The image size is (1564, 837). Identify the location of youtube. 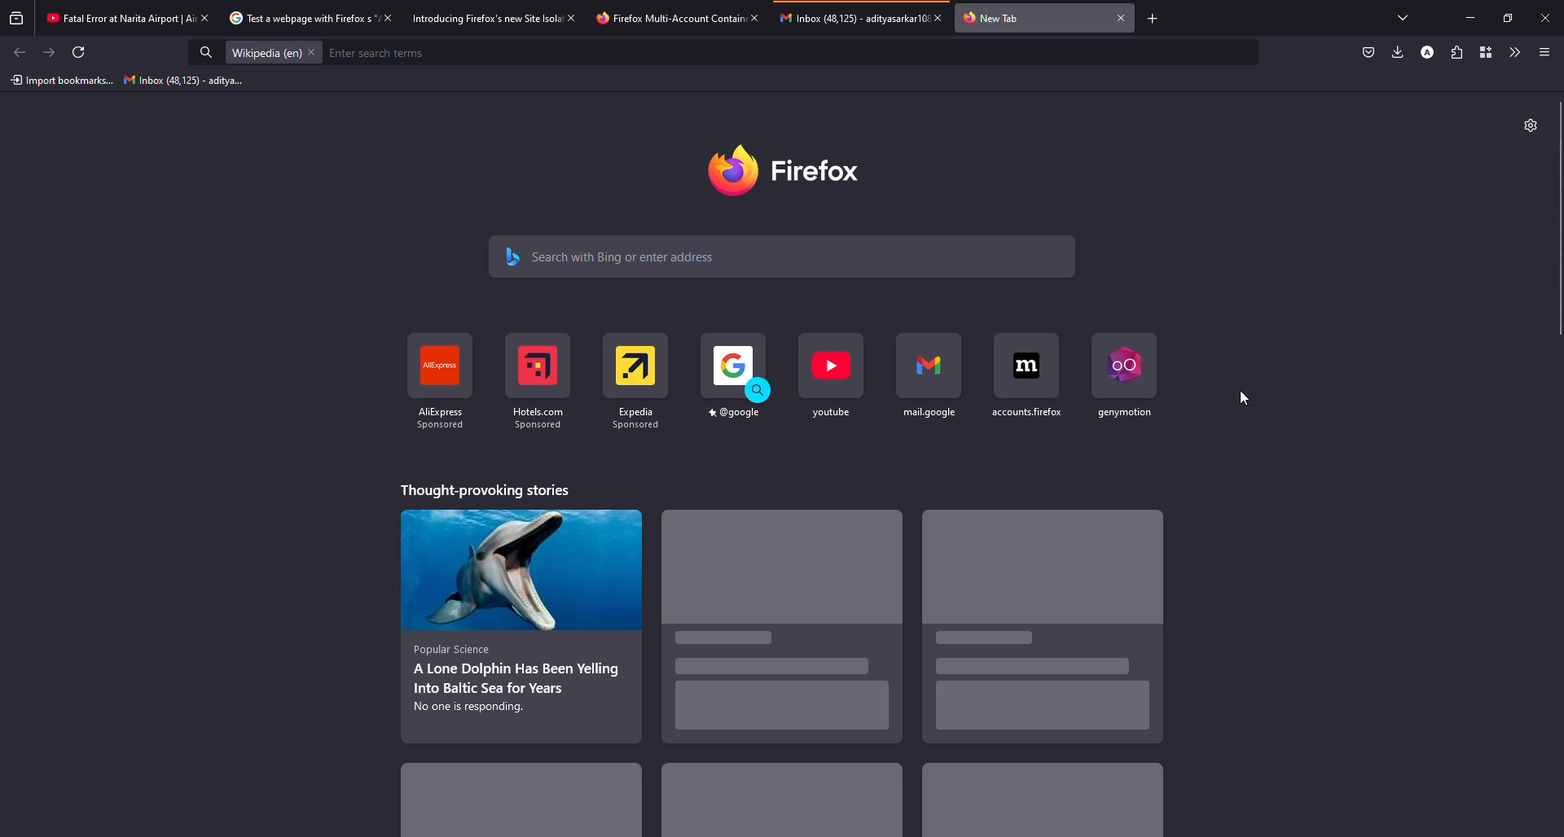
(830, 378).